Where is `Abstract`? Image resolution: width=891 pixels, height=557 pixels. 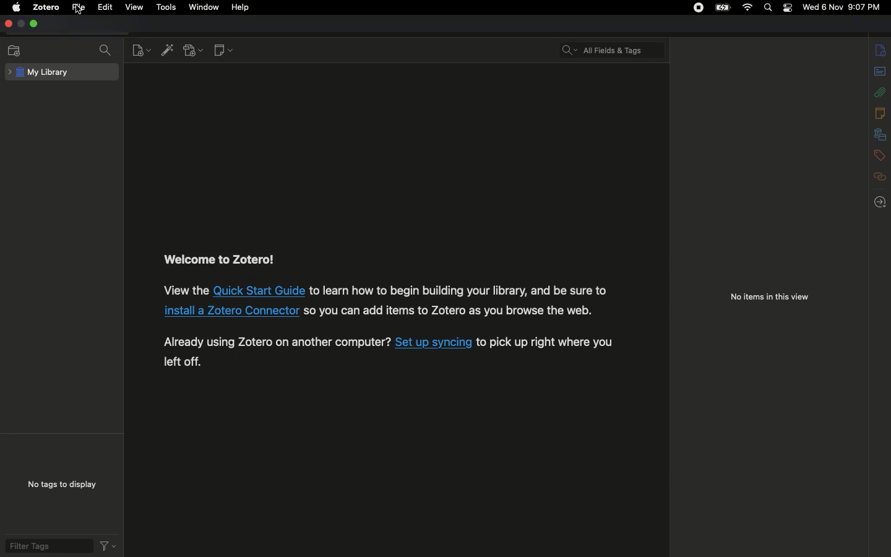 Abstract is located at coordinates (879, 72).